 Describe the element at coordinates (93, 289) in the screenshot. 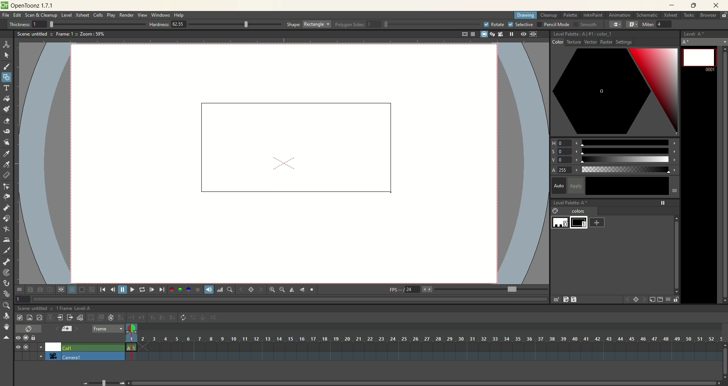

I see `checkered background` at that location.